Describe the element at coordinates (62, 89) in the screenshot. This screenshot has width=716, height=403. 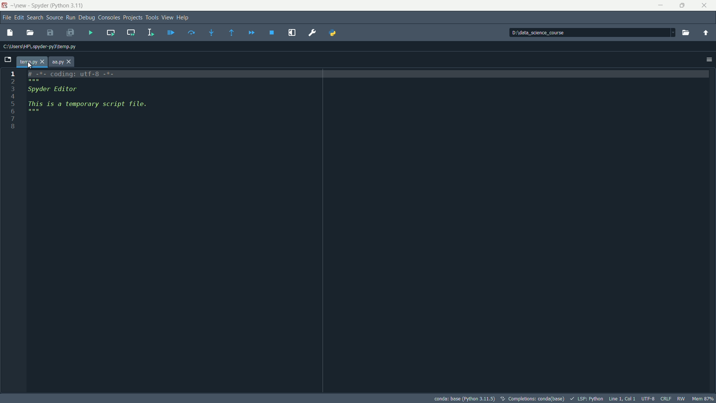
I see `3 Spyder Editor` at that location.